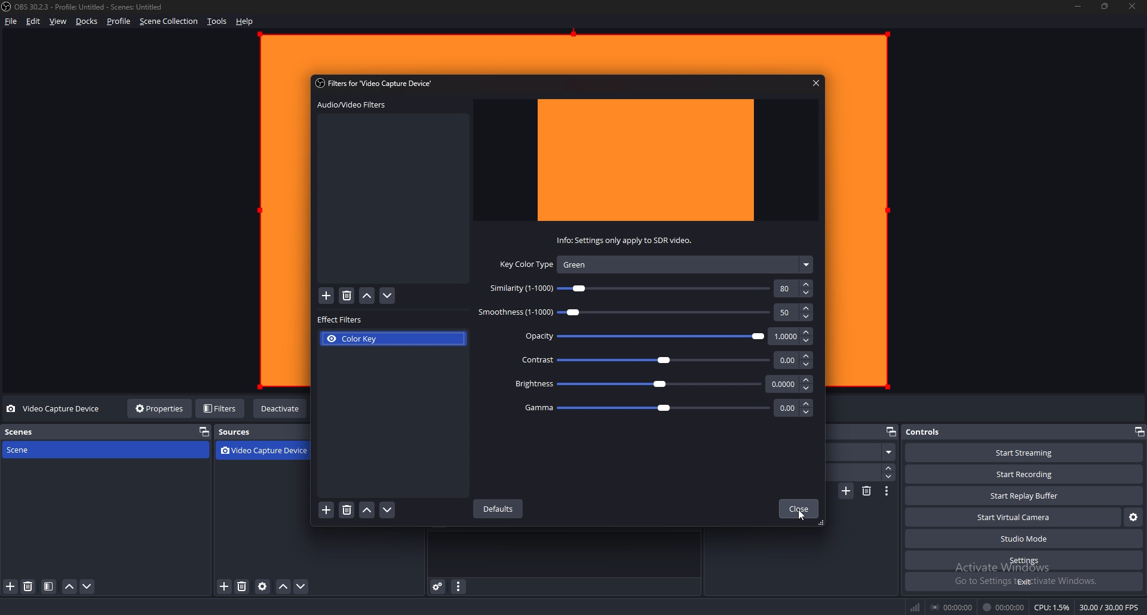  What do you see at coordinates (1105, 7) in the screenshot?
I see `resize` at bounding box center [1105, 7].